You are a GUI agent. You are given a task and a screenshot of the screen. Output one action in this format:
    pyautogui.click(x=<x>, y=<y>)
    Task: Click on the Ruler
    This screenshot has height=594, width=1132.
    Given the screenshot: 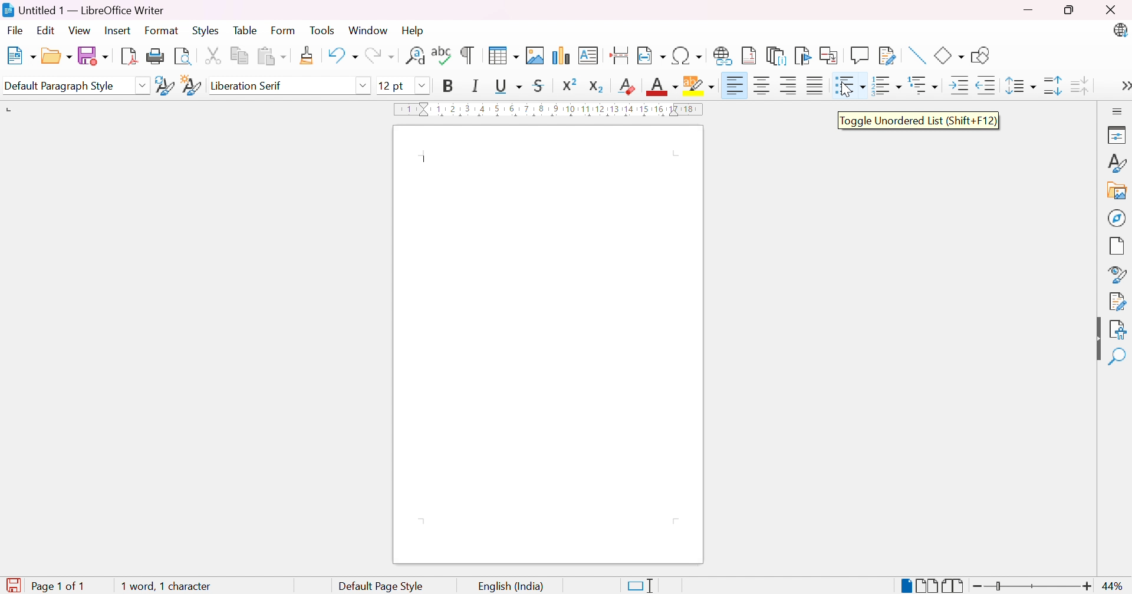 What is the action you would take?
    pyautogui.click(x=552, y=110)
    